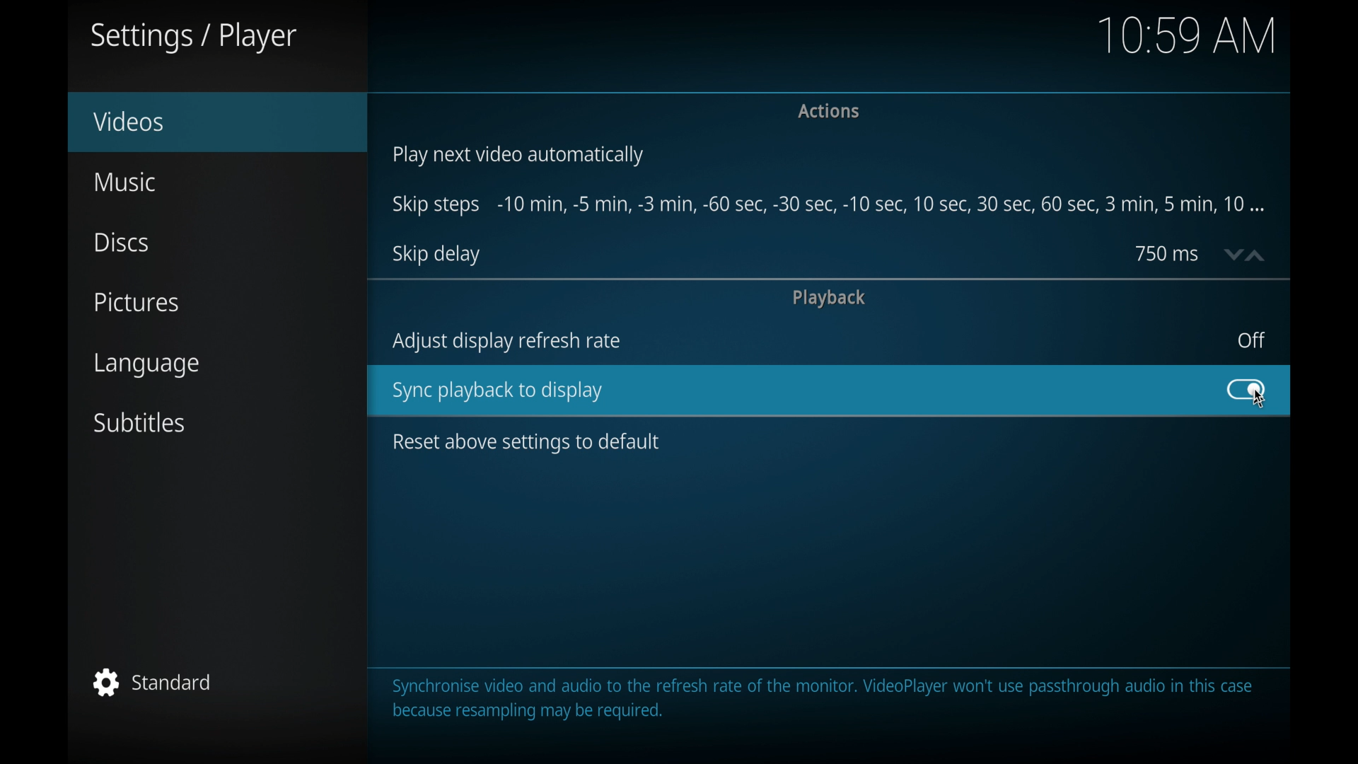 The width and height of the screenshot is (1358, 764). I want to click on standard, so click(151, 681).